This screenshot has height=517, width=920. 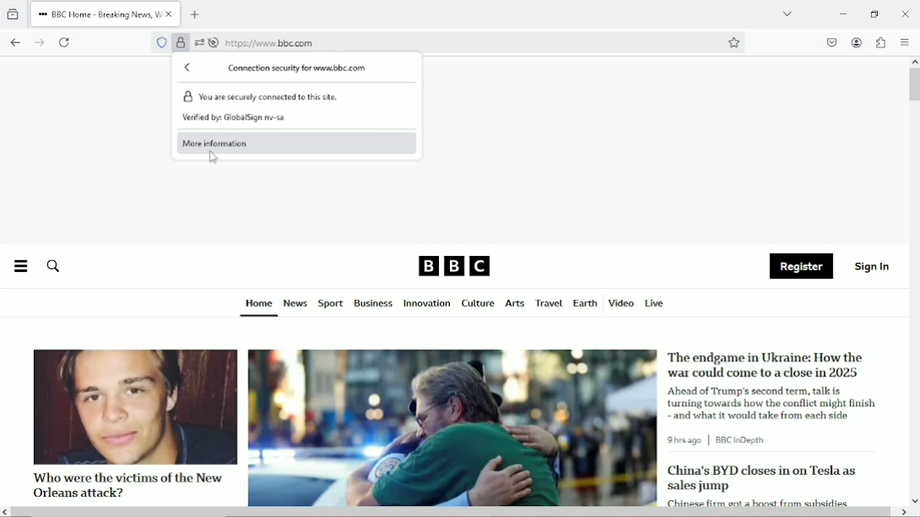 I want to click on go back, so click(x=15, y=41).